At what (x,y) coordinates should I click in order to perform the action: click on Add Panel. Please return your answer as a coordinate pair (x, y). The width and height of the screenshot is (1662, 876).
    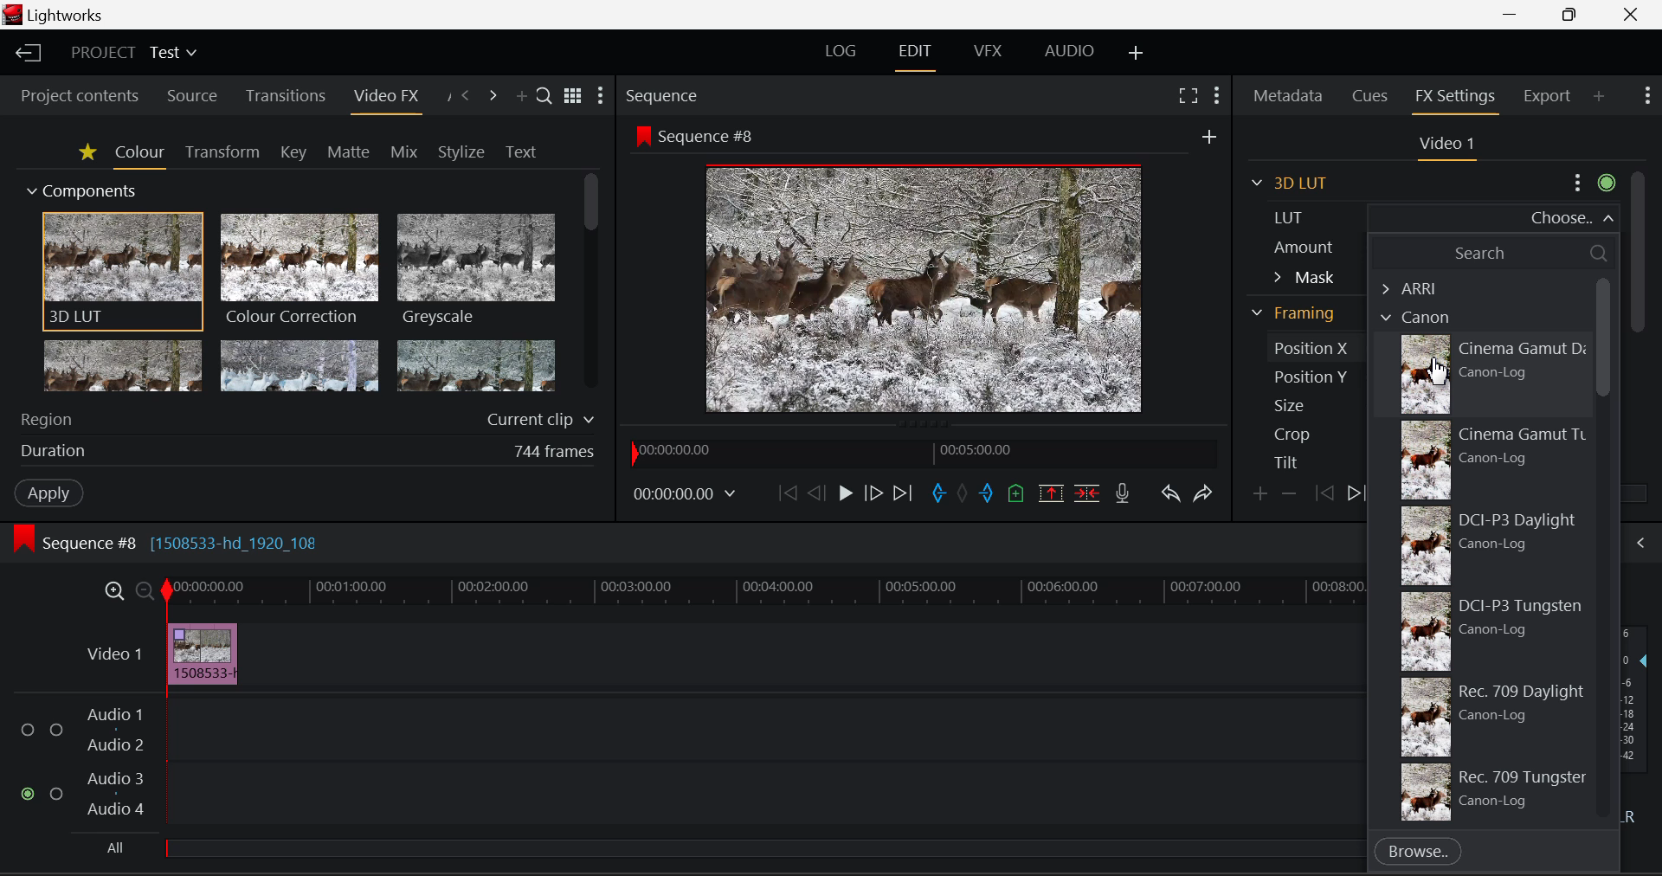
    Looking at the image, I should click on (521, 93).